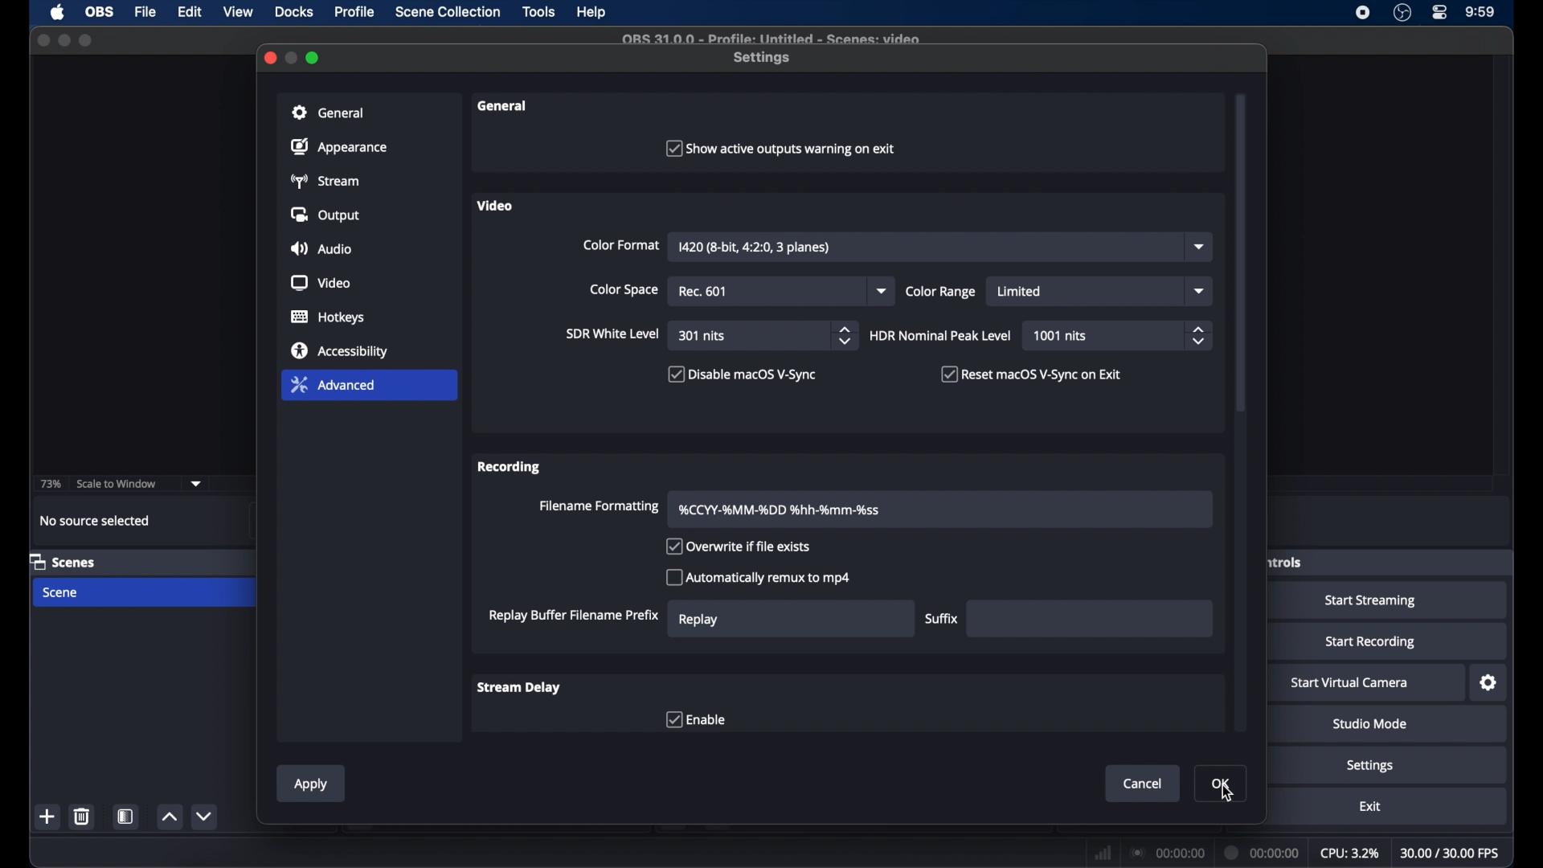 This screenshot has height=868, width=1543. Describe the element at coordinates (763, 59) in the screenshot. I see `settings` at that location.